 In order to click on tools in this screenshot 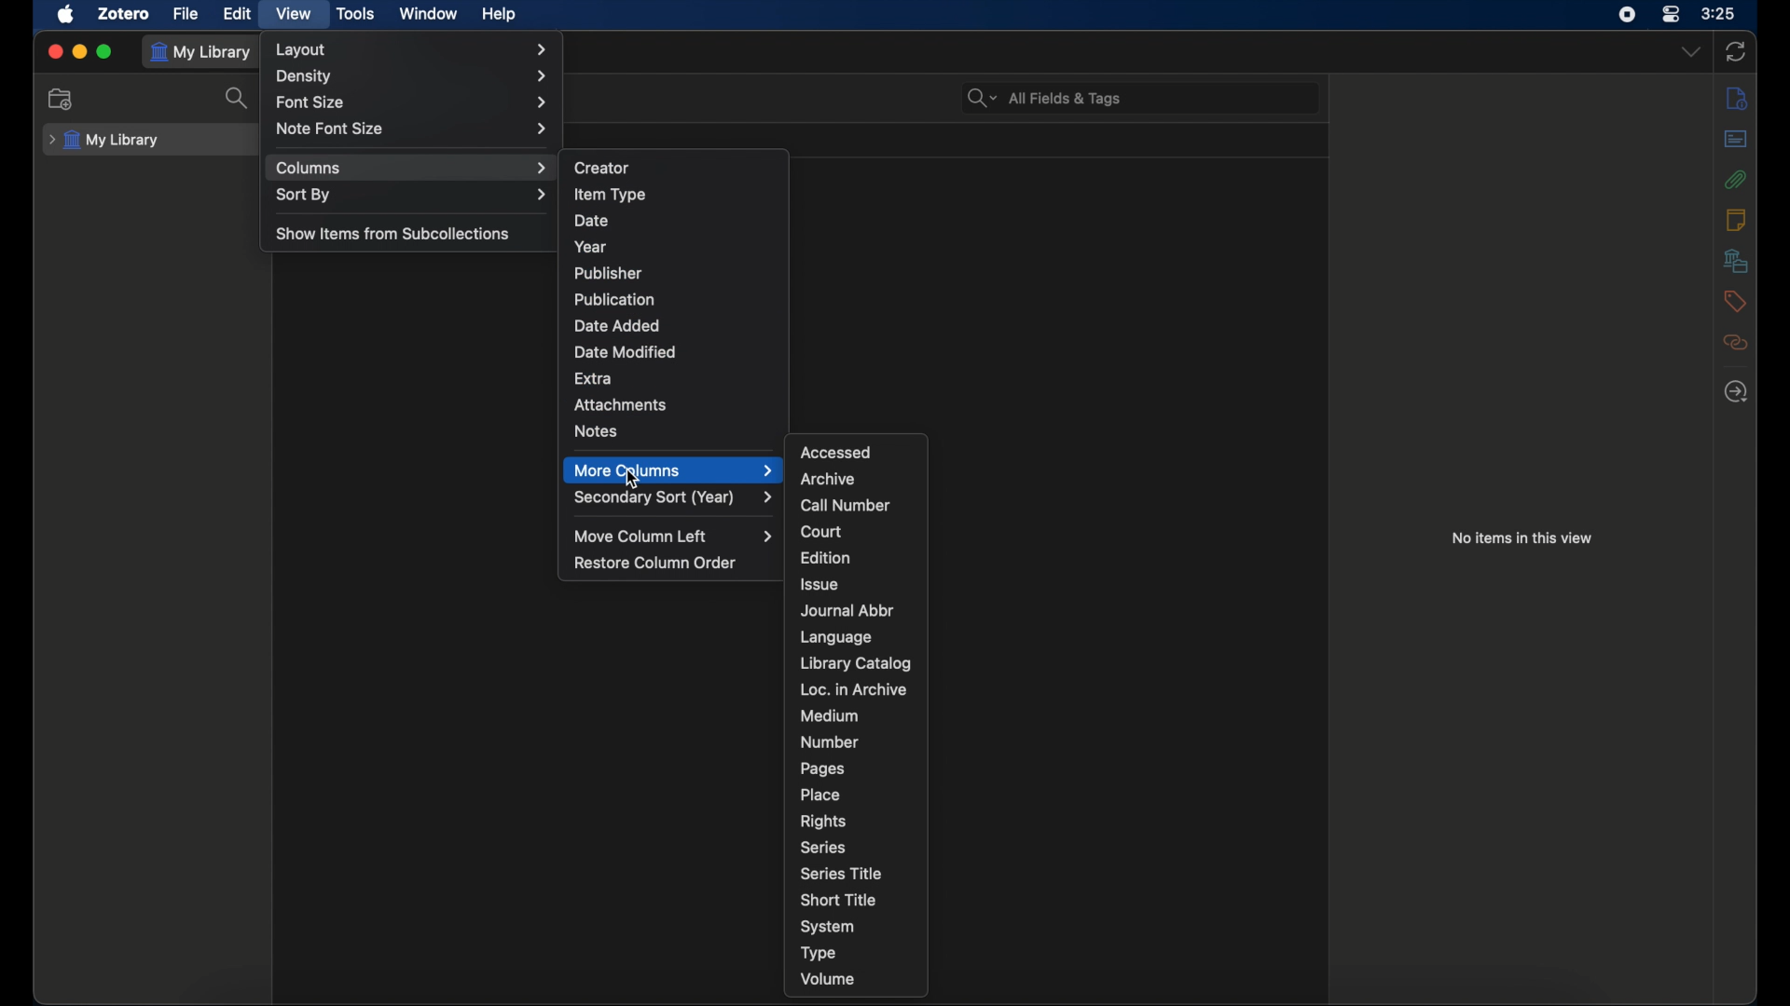, I will do `click(357, 15)`.